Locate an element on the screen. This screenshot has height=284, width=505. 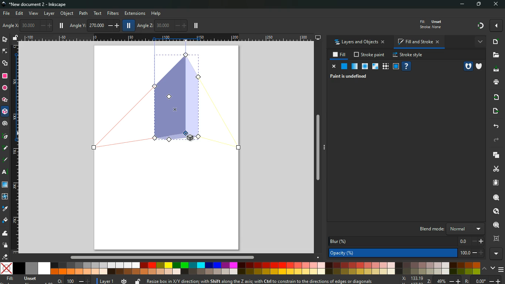
layer 1 is located at coordinates (107, 280).